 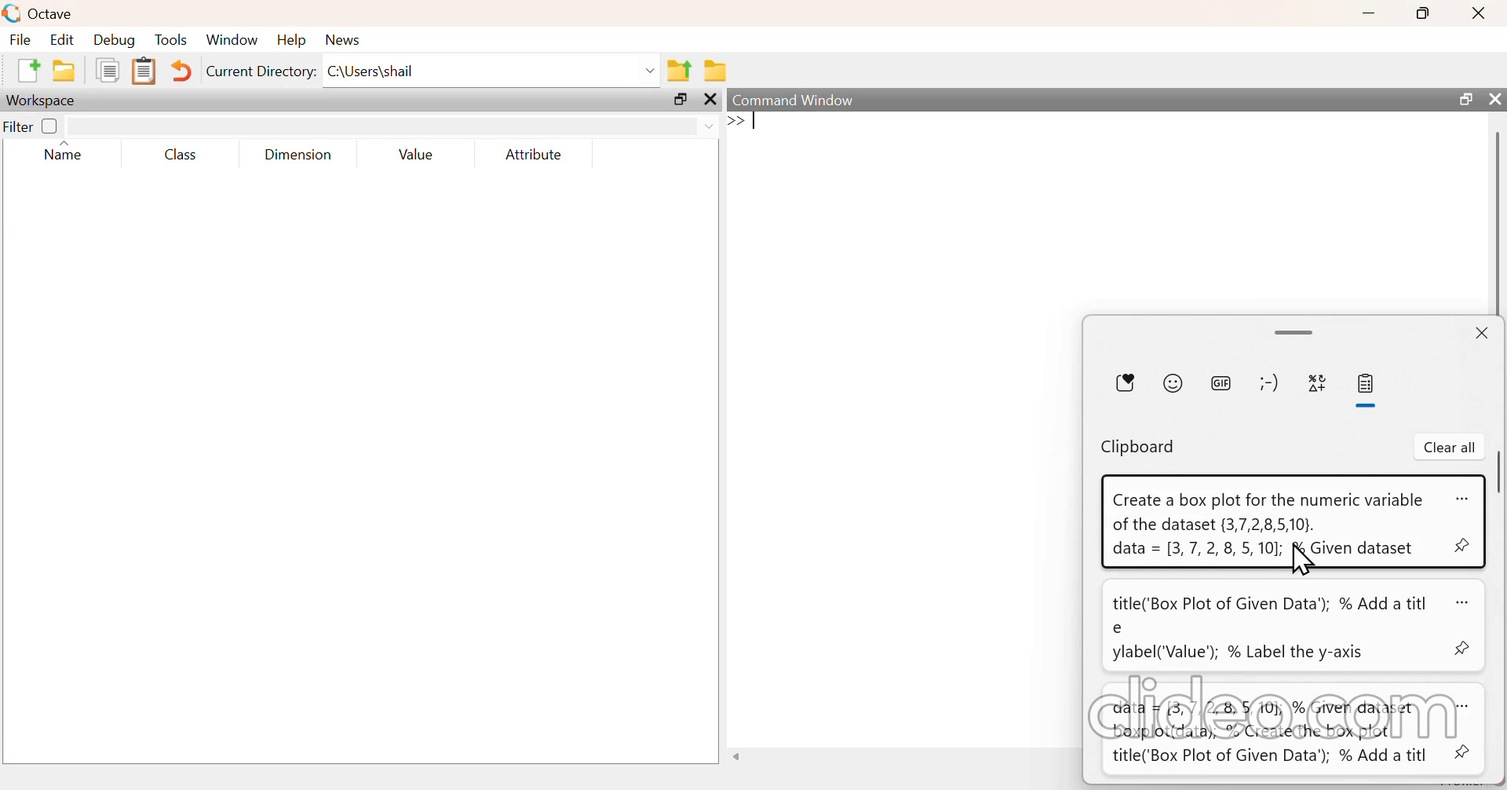 What do you see at coordinates (1498, 219) in the screenshot?
I see `scrollbar` at bounding box center [1498, 219].